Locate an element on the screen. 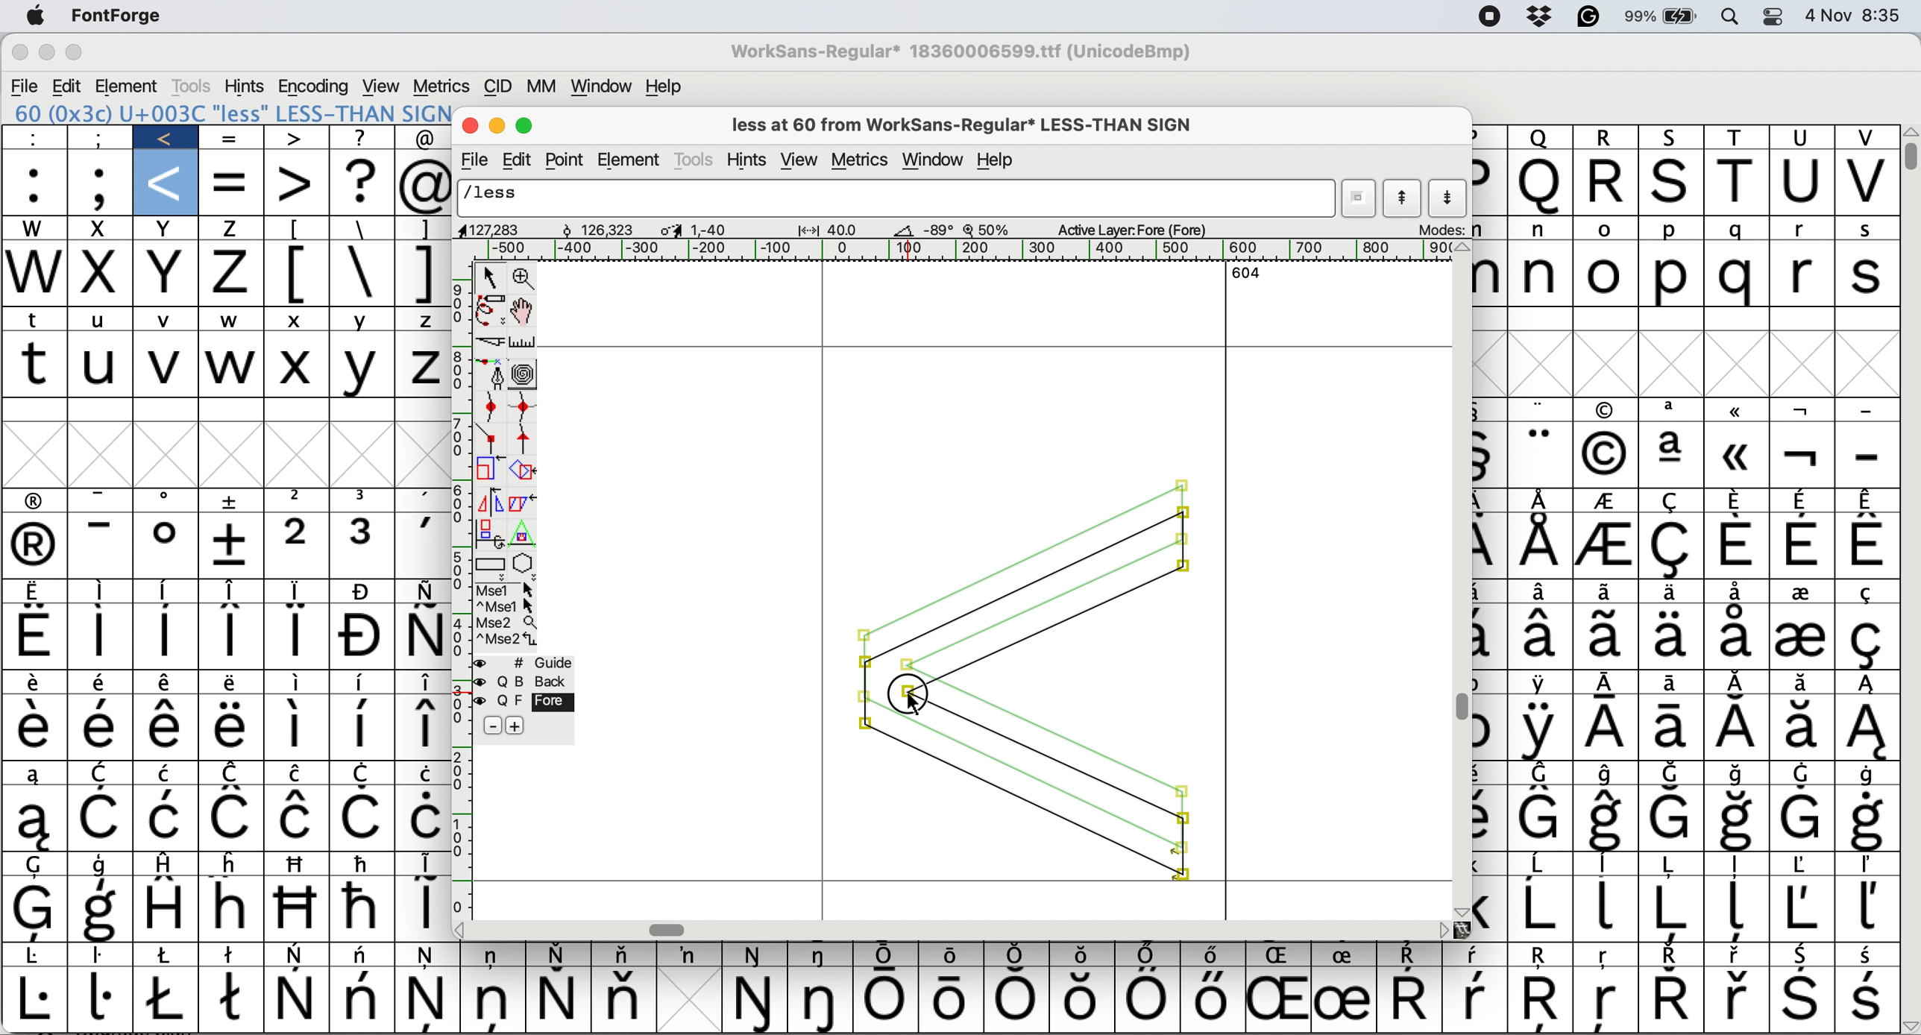 The width and height of the screenshot is (1921, 1035). Symbol is located at coordinates (1541, 544).